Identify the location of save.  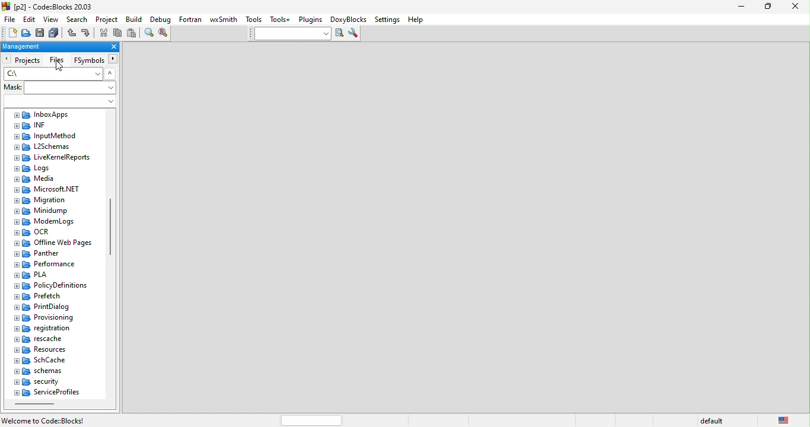
(41, 33).